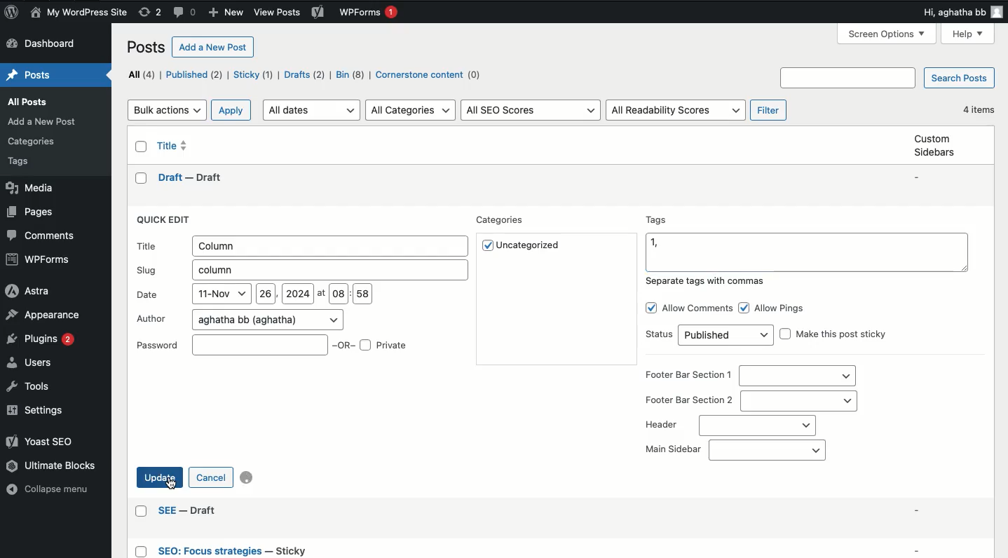  Describe the element at coordinates (749, 400) in the screenshot. I see `Footer bar section 2` at that location.